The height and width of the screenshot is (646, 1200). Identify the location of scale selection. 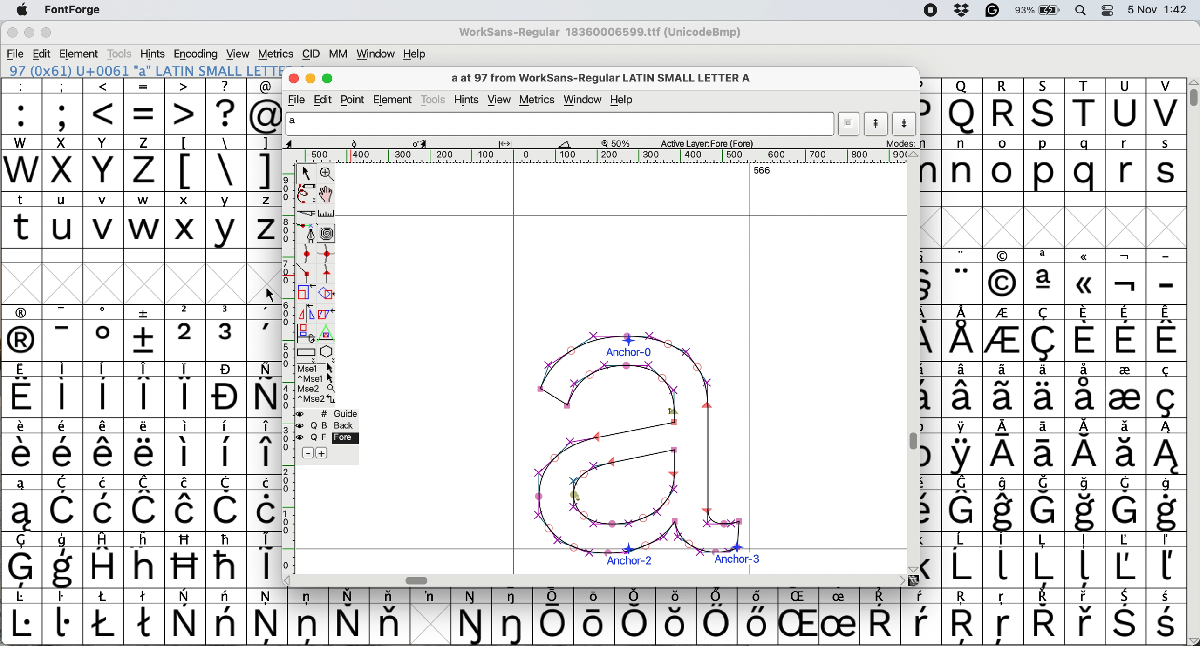
(307, 294).